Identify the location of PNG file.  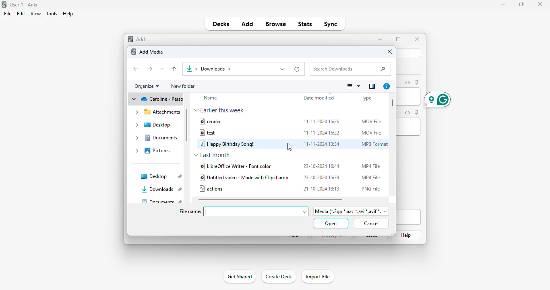
(371, 189).